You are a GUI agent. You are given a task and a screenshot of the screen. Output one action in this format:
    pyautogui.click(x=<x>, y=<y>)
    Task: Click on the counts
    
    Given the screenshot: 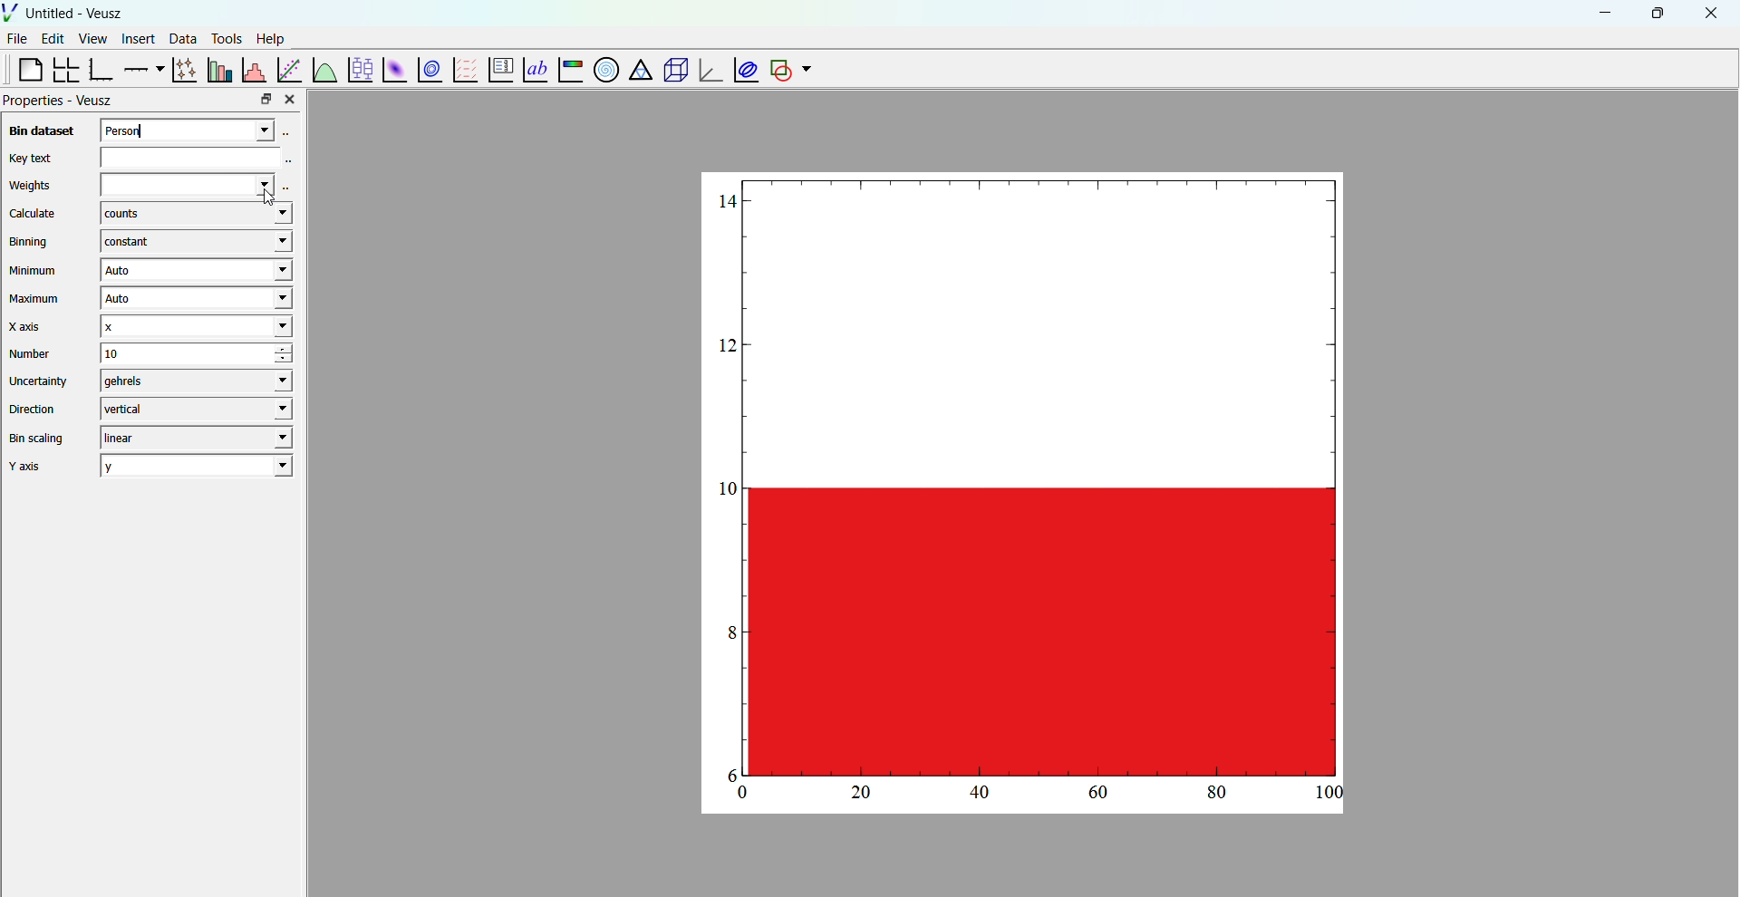 What is the action you would take?
    pyautogui.click(x=195, y=215)
    